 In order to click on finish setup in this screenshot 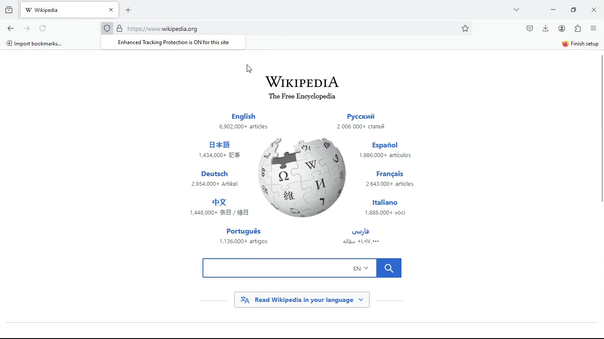, I will do `click(582, 43)`.